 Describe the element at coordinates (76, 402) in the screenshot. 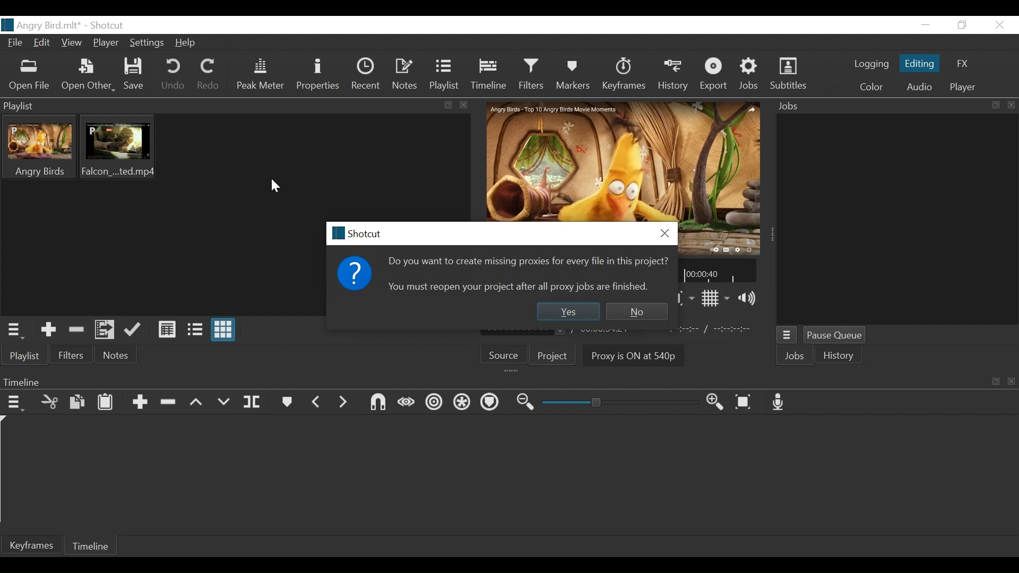

I see `Copy` at that location.